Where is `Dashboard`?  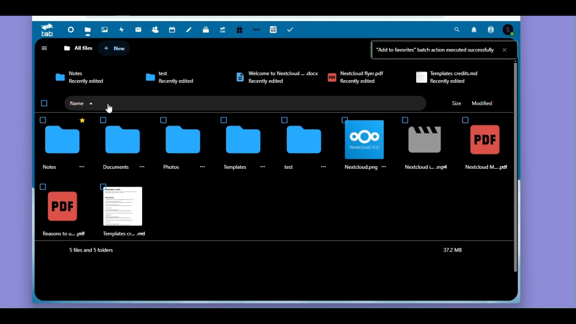
Dashboard is located at coordinates (71, 30).